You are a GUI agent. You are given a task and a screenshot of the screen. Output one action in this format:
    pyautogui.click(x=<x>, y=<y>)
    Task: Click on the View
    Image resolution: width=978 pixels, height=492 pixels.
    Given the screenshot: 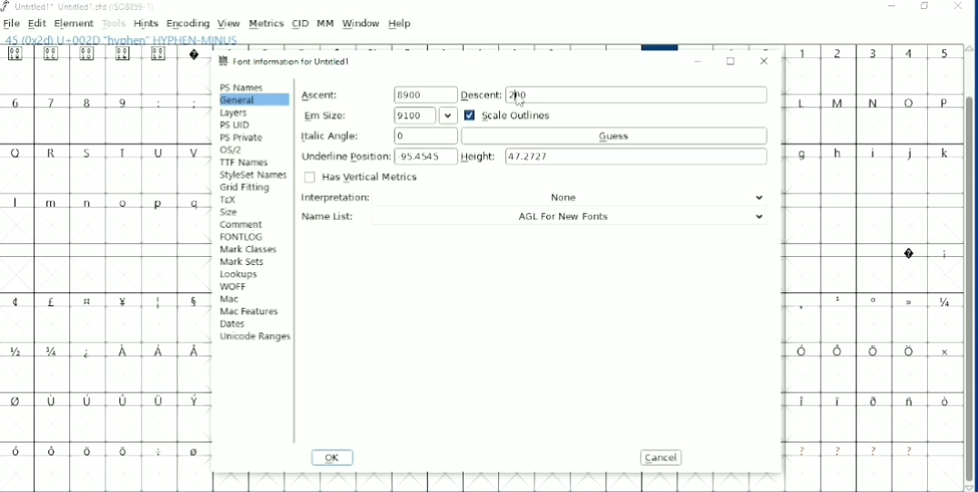 What is the action you would take?
    pyautogui.click(x=229, y=24)
    